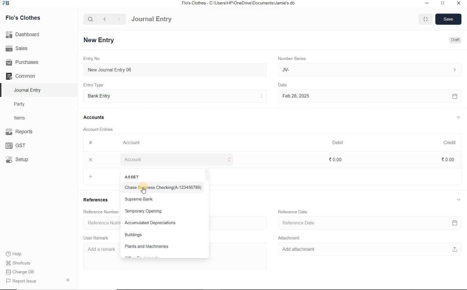 This screenshot has height=290, width=467. What do you see at coordinates (23, 159) in the screenshot?
I see `Setup` at bounding box center [23, 159].